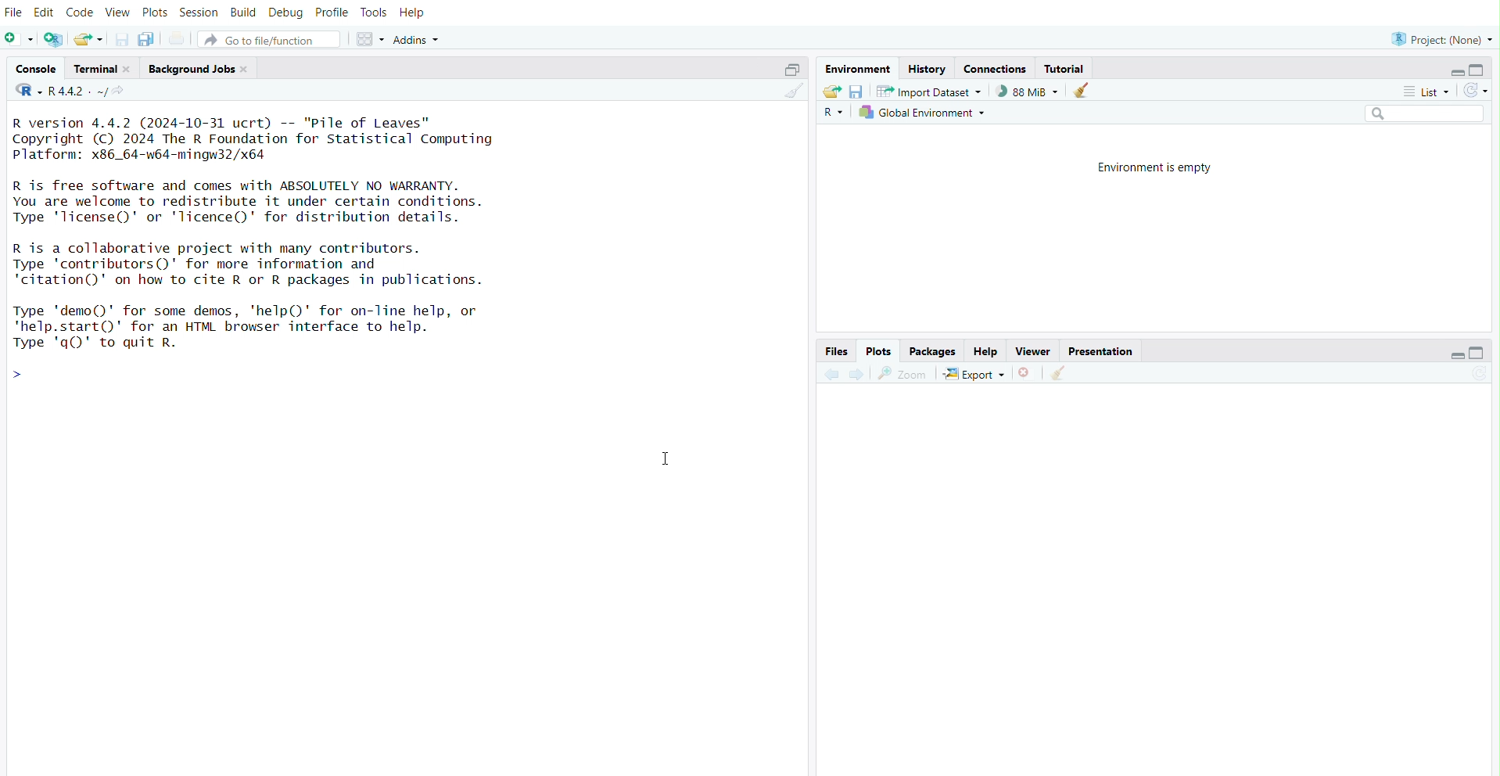 The image size is (1500, 776). What do you see at coordinates (1485, 353) in the screenshot?
I see `maximize` at bounding box center [1485, 353].